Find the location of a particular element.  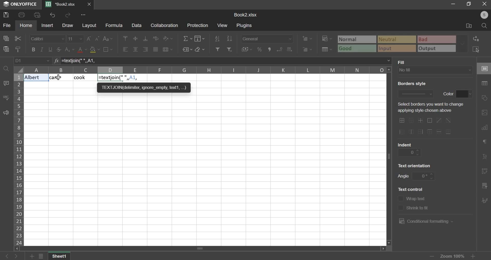

table is located at coordinates (485, 83).